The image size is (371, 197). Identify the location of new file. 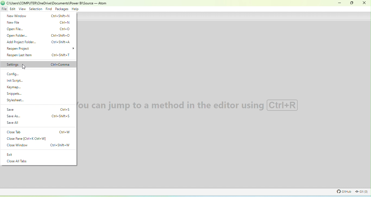
(38, 23).